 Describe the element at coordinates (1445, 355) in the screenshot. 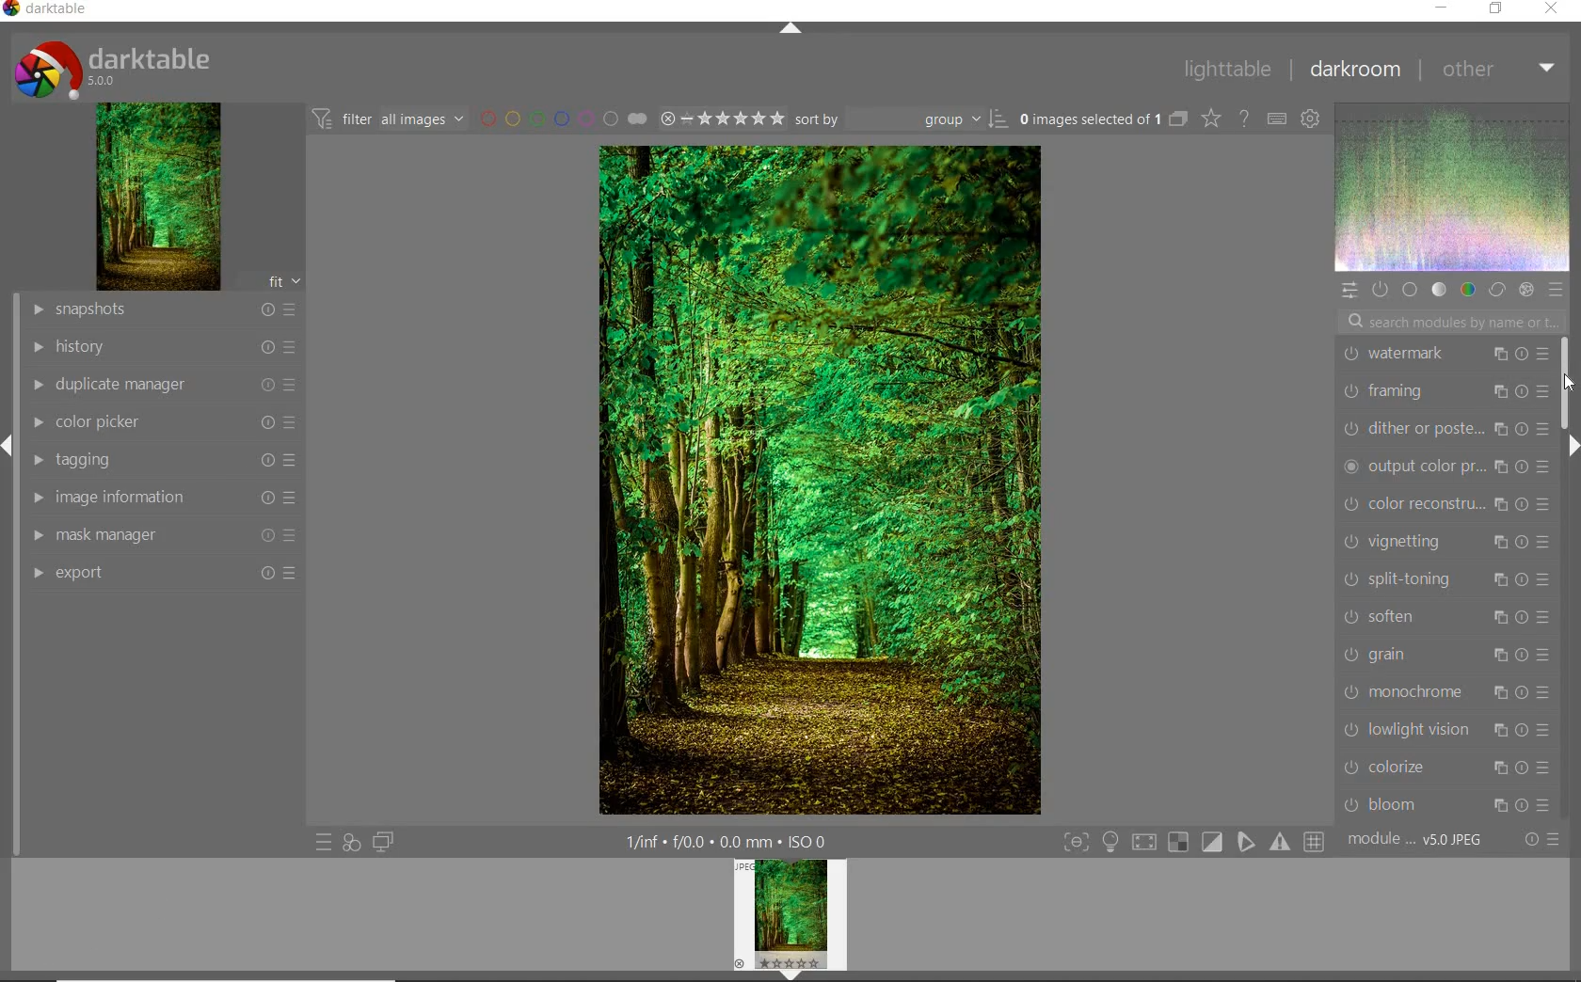

I see `WATERMARK` at that location.